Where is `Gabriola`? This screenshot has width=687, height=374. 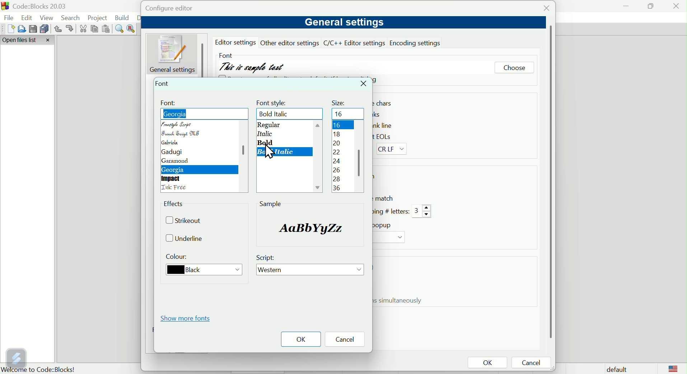 Gabriola is located at coordinates (173, 143).